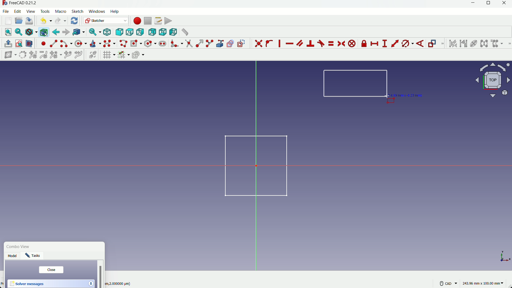  I want to click on close, so click(51, 270).